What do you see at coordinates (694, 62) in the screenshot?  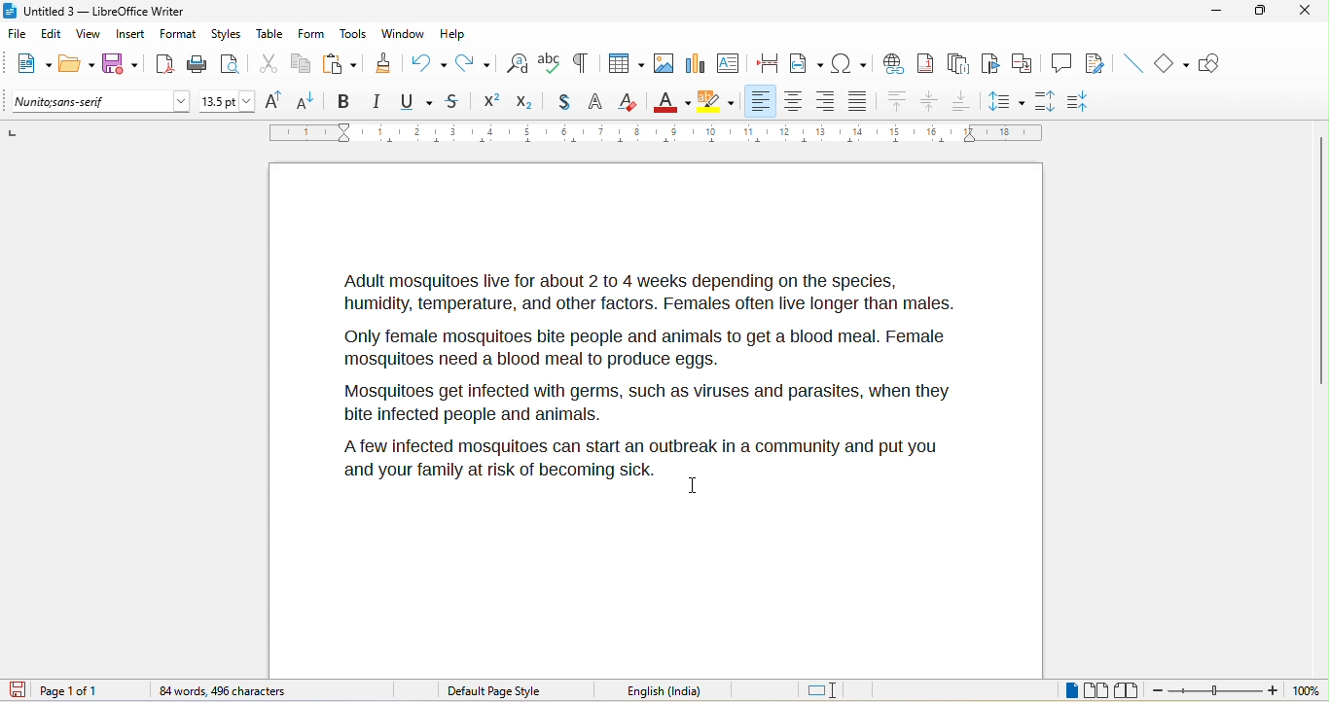 I see `chart` at bounding box center [694, 62].